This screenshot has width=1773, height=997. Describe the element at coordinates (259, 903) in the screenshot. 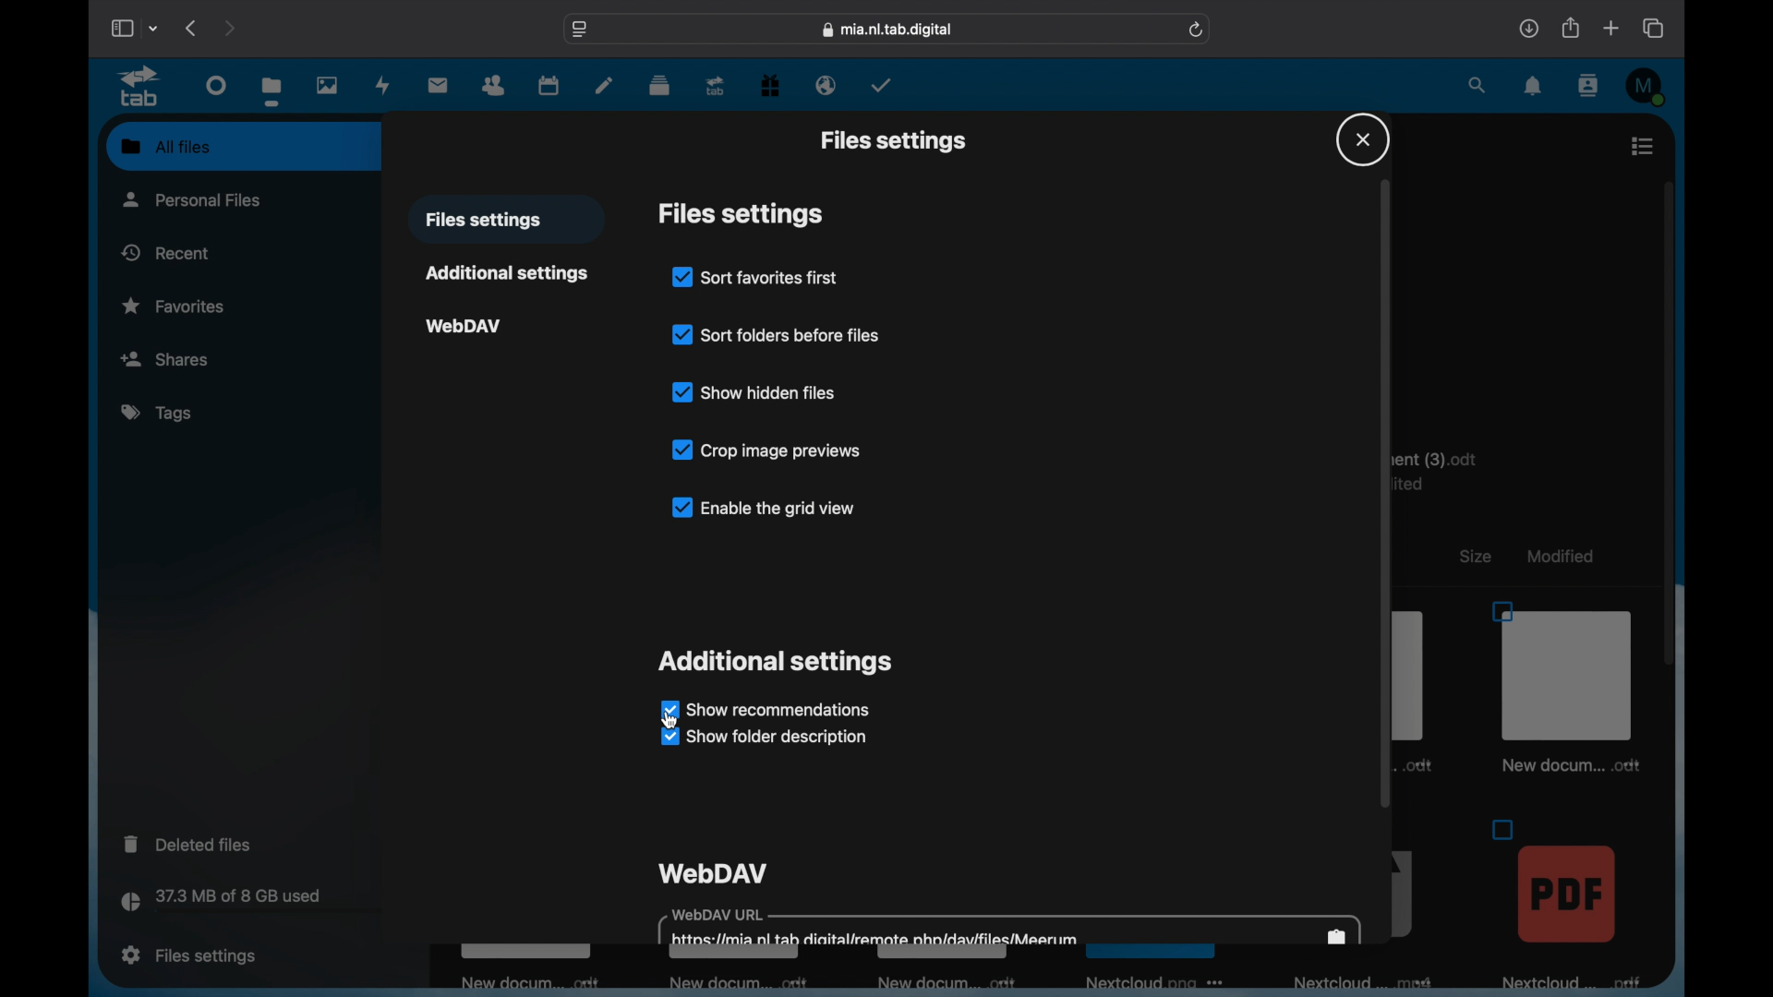

I see `storage` at that location.